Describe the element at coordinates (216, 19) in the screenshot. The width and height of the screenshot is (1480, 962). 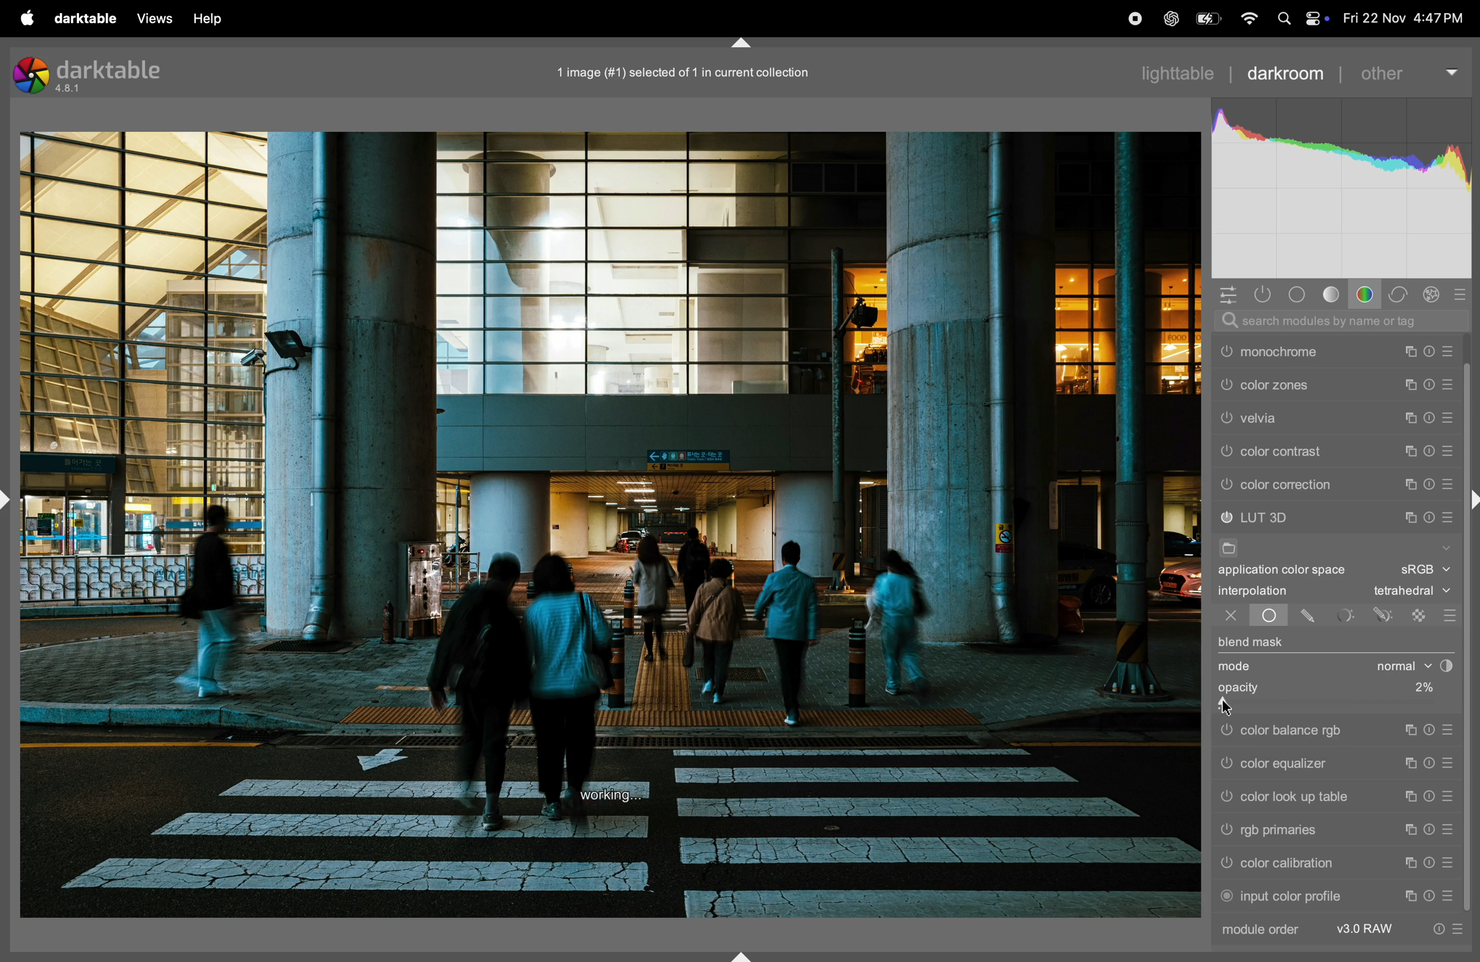
I see `view` at that location.